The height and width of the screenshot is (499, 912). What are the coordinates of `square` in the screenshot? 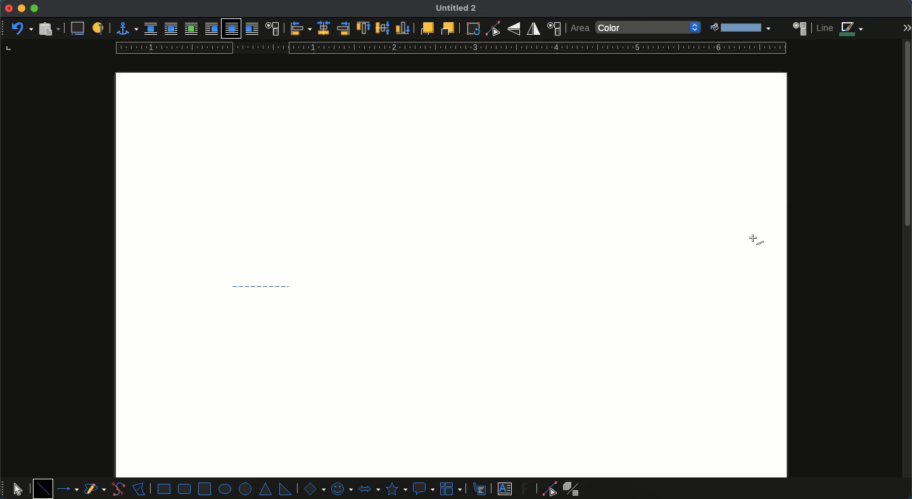 It's located at (205, 488).